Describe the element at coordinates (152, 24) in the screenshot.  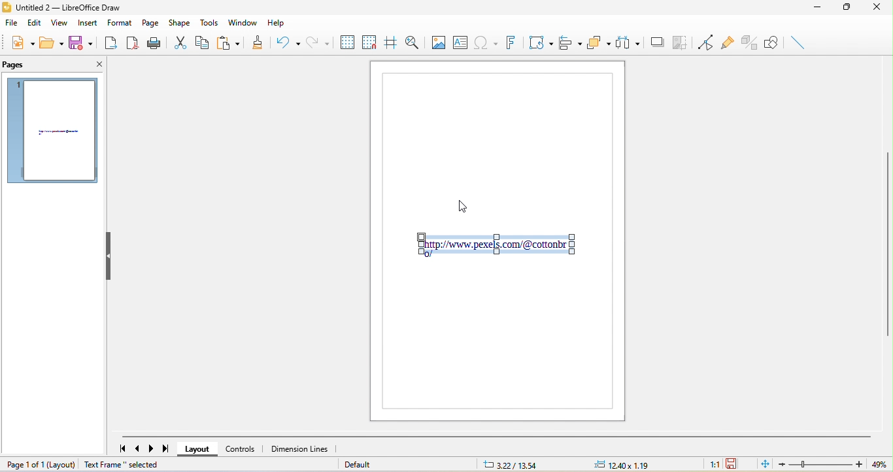
I see `page` at that location.